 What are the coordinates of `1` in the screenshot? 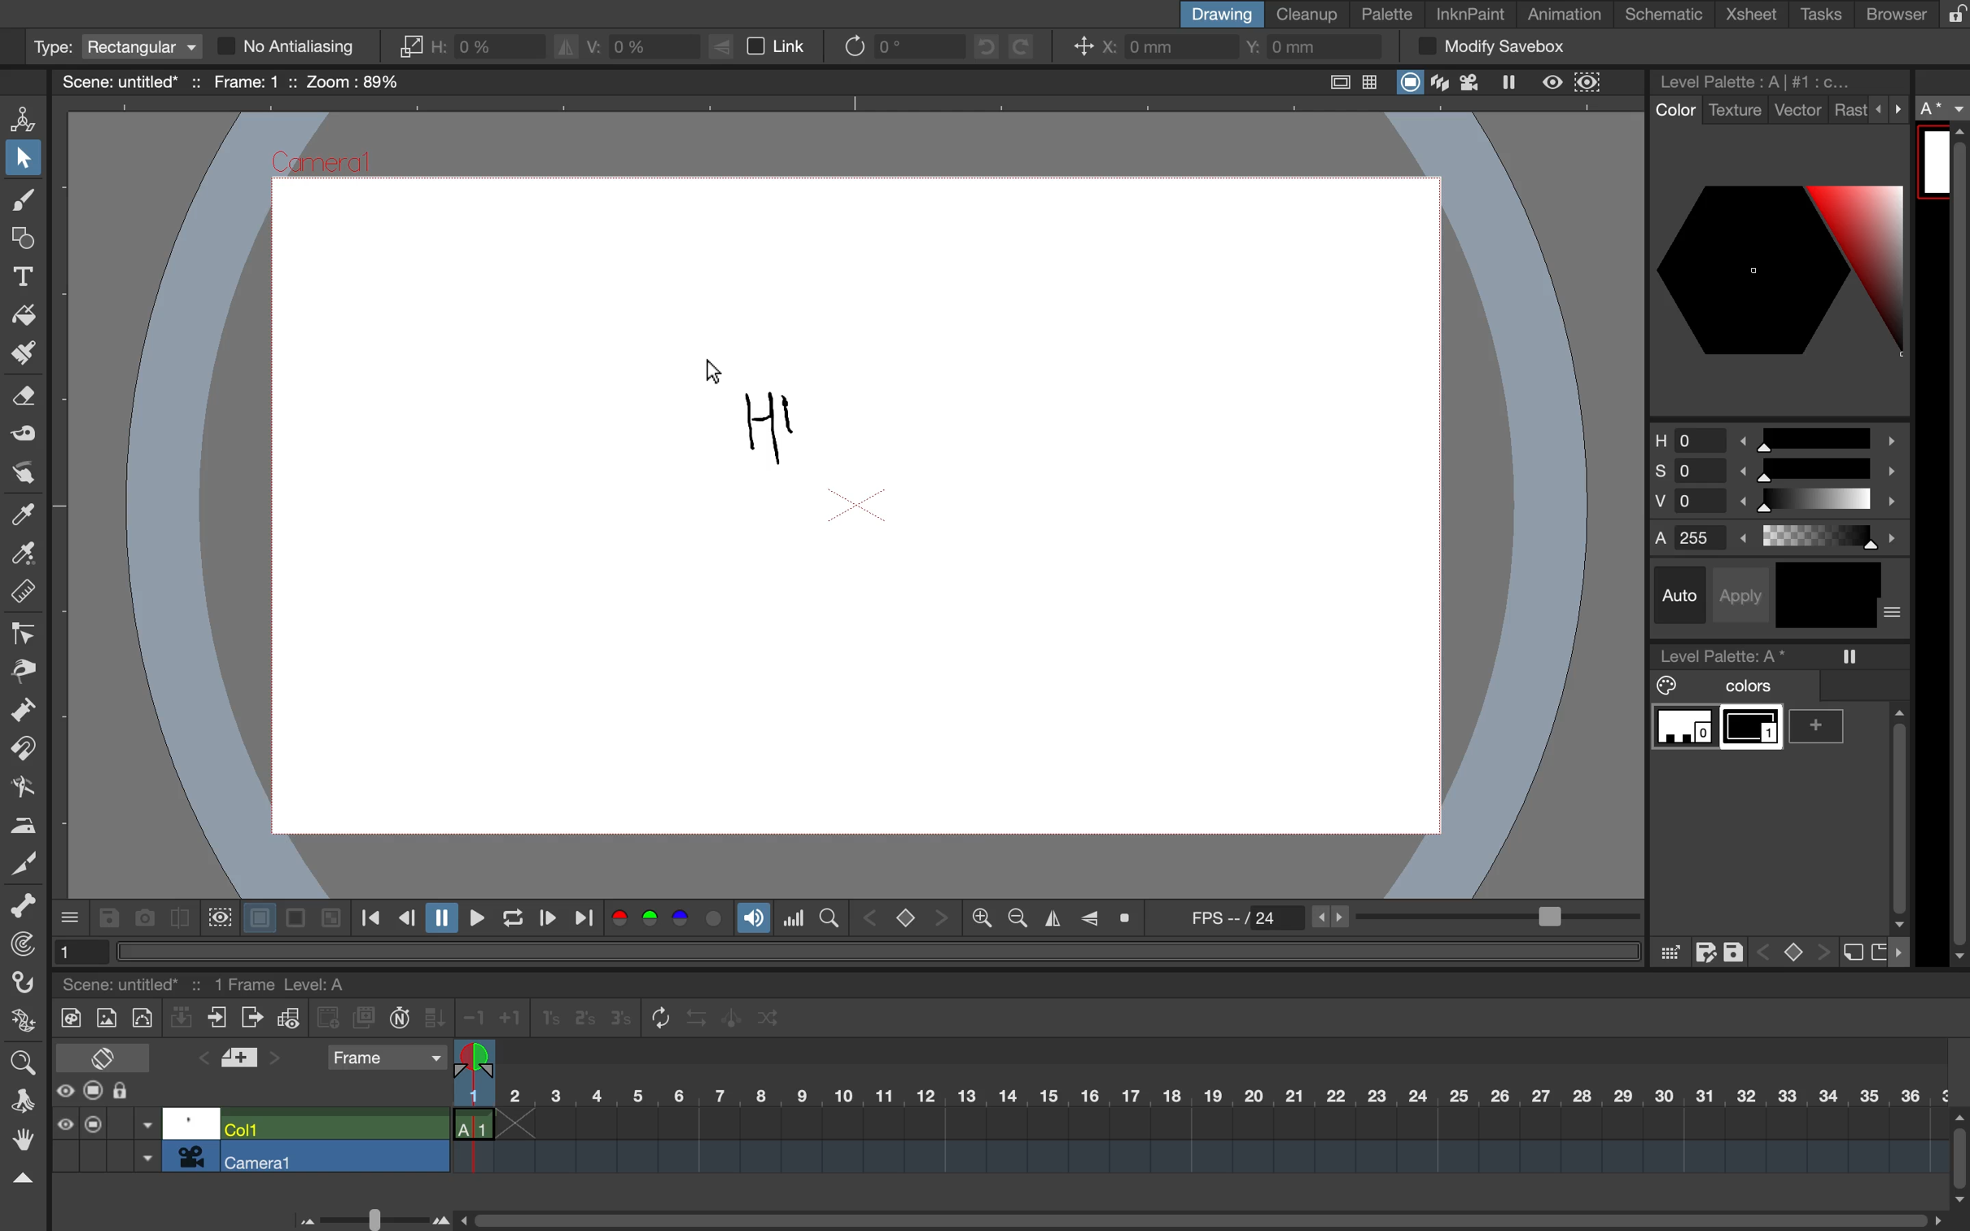 It's located at (76, 950).